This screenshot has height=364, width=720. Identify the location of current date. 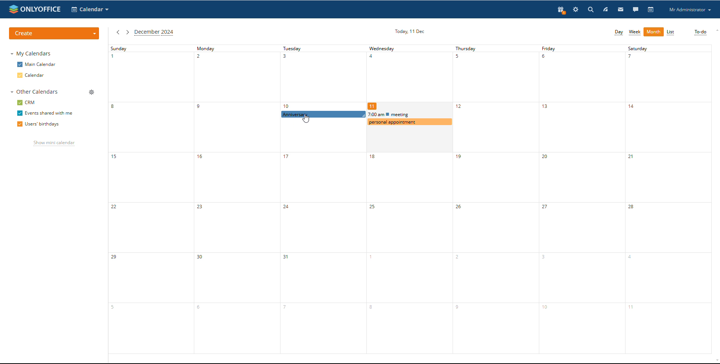
(409, 31).